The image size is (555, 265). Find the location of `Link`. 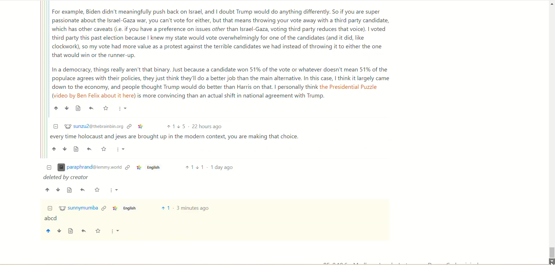

Link is located at coordinates (129, 127).